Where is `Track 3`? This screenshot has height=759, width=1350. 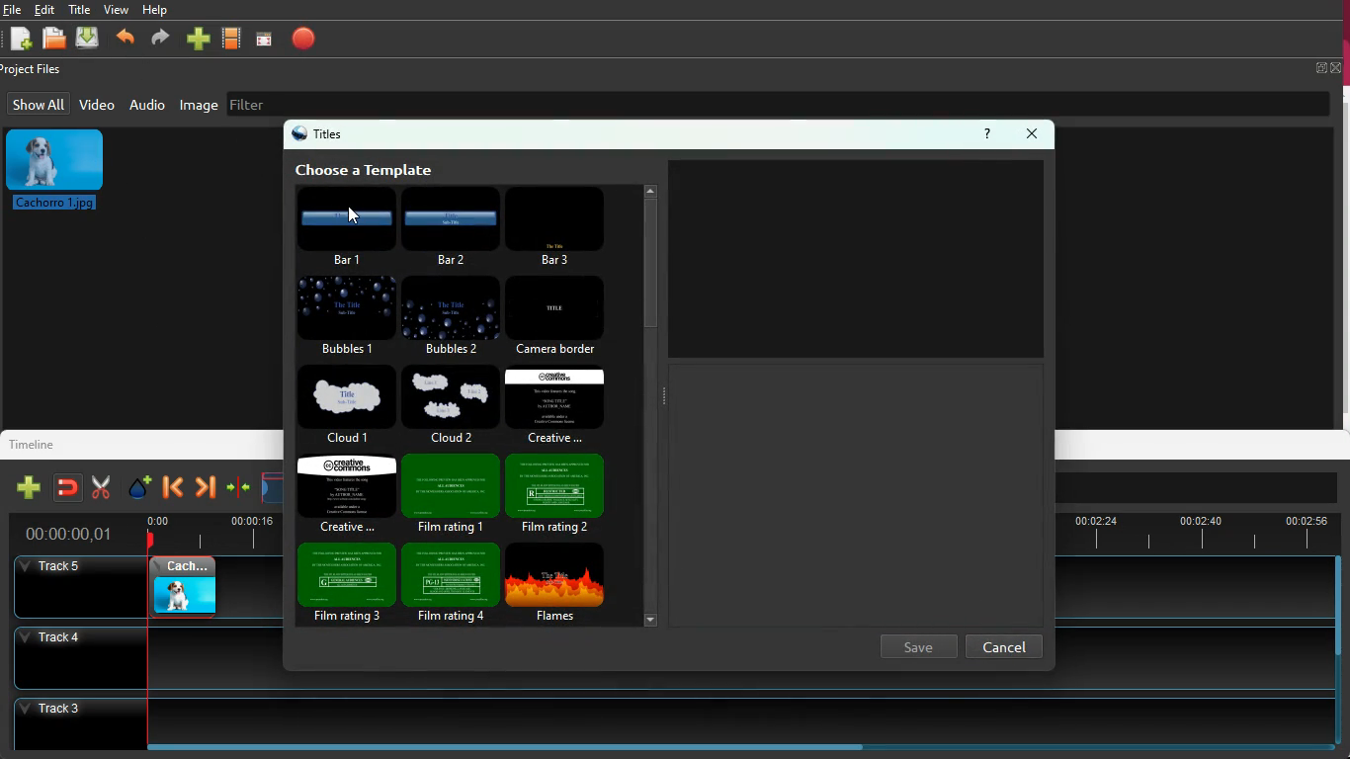
Track 3 is located at coordinates (667, 716).